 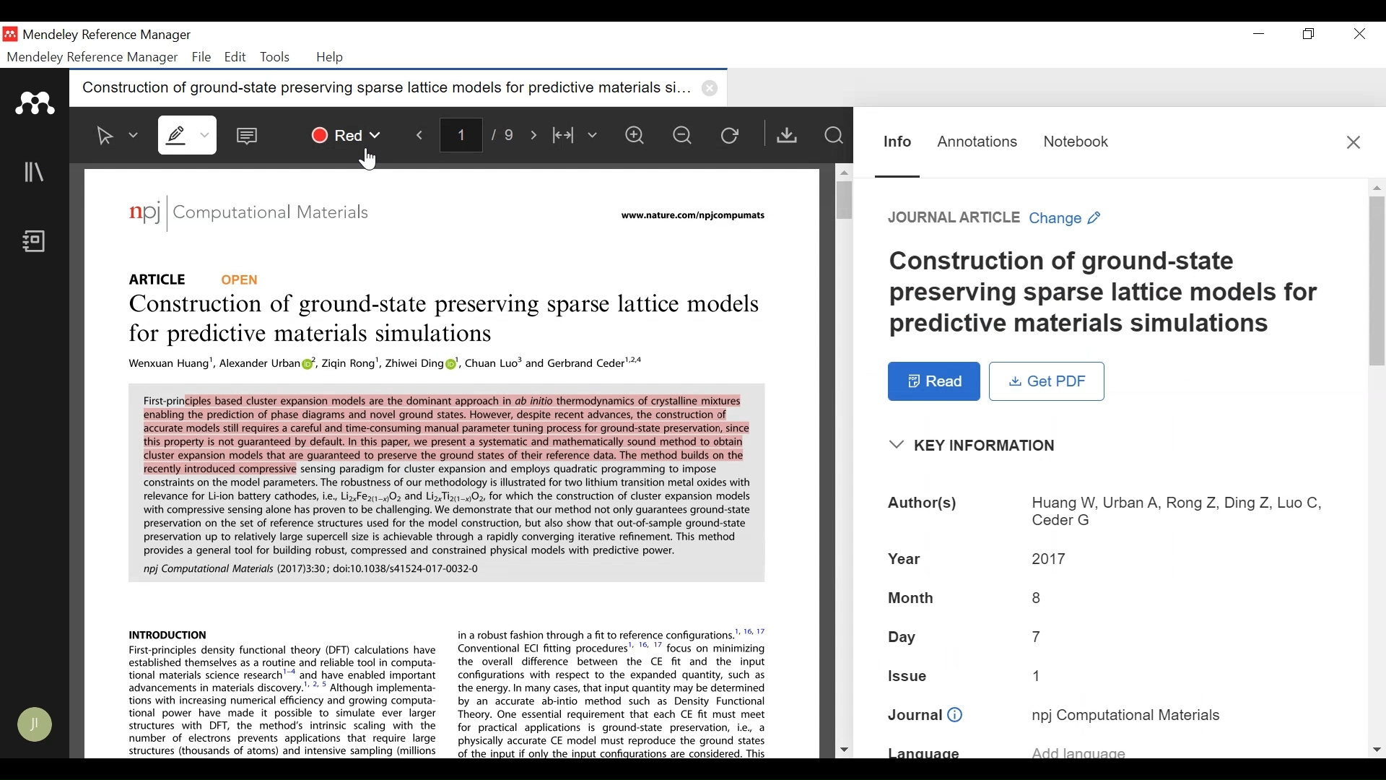 What do you see at coordinates (909, 598) in the screenshot?
I see `Month` at bounding box center [909, 598].